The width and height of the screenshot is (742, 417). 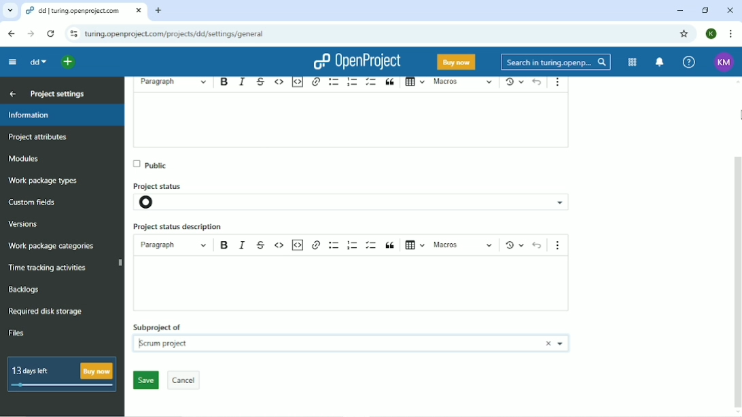 I want to click on Project status description, so click(x=179, y=225).